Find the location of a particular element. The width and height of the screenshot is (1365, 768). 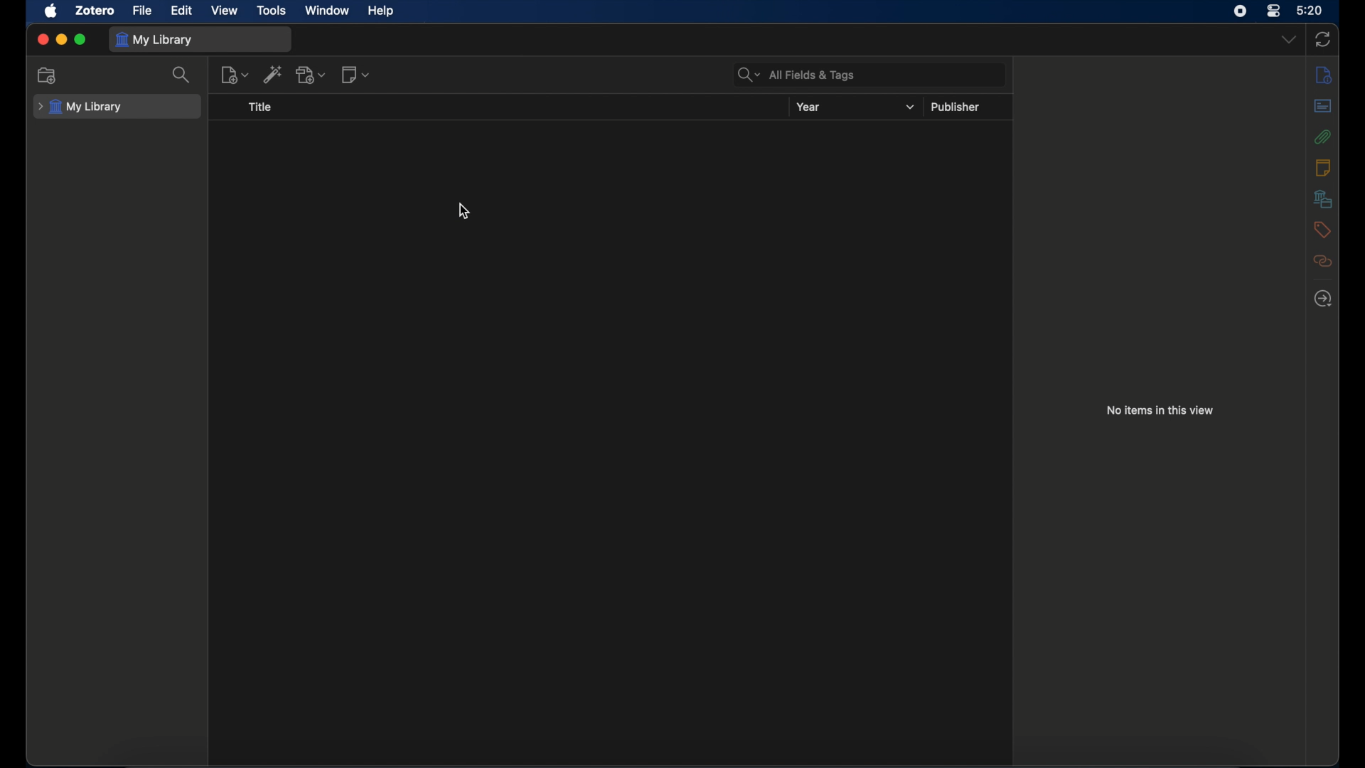

sync is located at coordinates (1322, 39).